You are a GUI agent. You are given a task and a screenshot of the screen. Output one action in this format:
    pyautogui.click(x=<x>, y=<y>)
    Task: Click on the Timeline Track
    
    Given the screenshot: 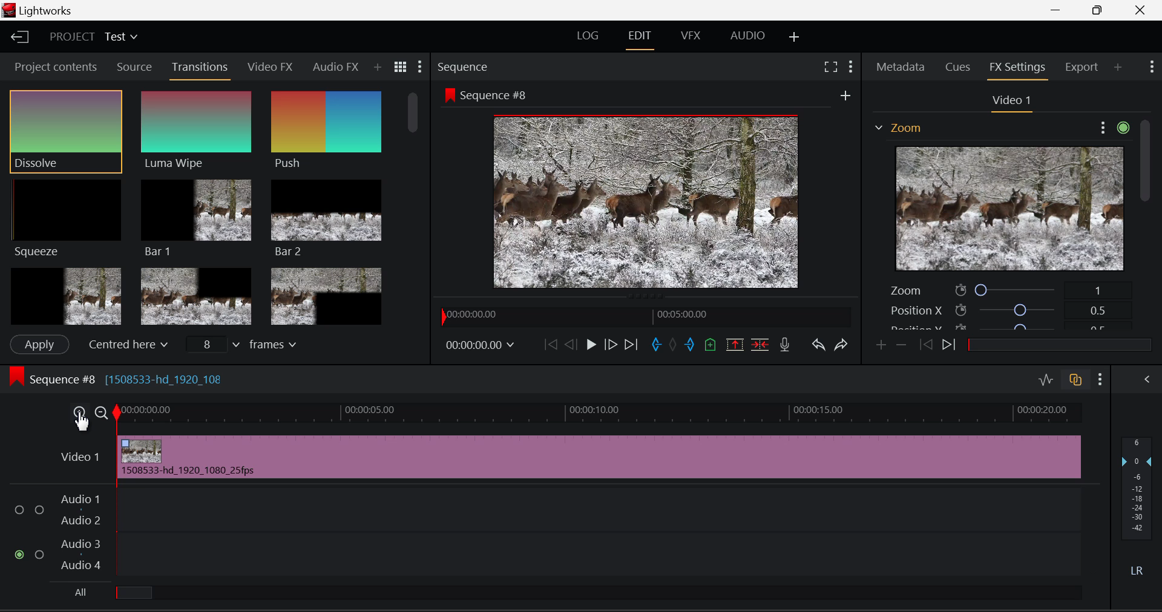 What is the action you would take?
    pyautogui.click(x=598, y=414)
    